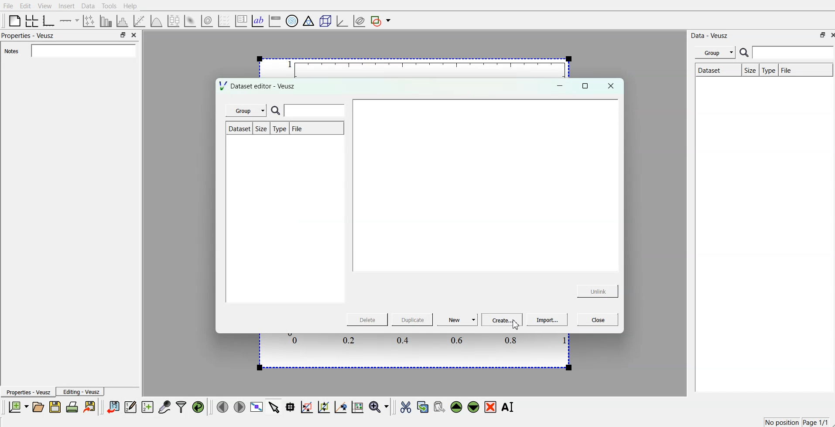 This screenshot has width=835, height=427. Describe the element at coordinates (50, 20) in the screenshot. I see `base graphs` at that location.